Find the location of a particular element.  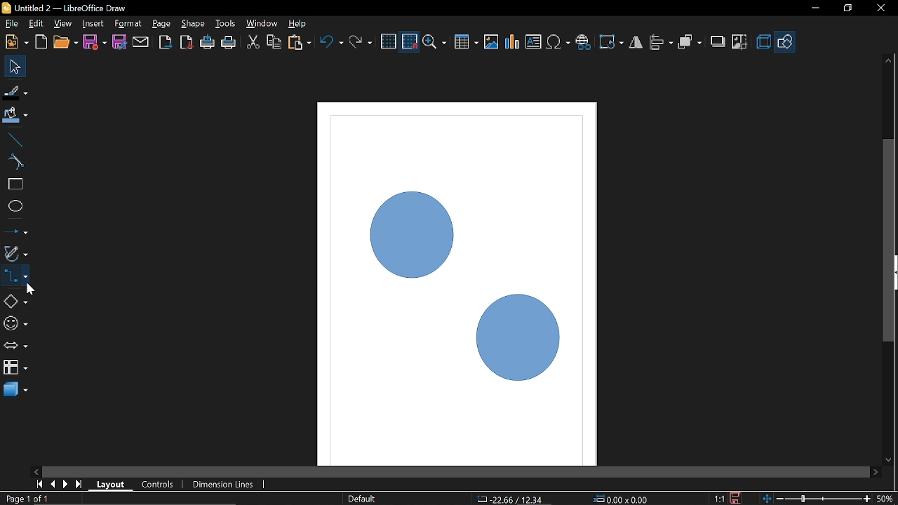

Move up is located at coordinates (889, 60).